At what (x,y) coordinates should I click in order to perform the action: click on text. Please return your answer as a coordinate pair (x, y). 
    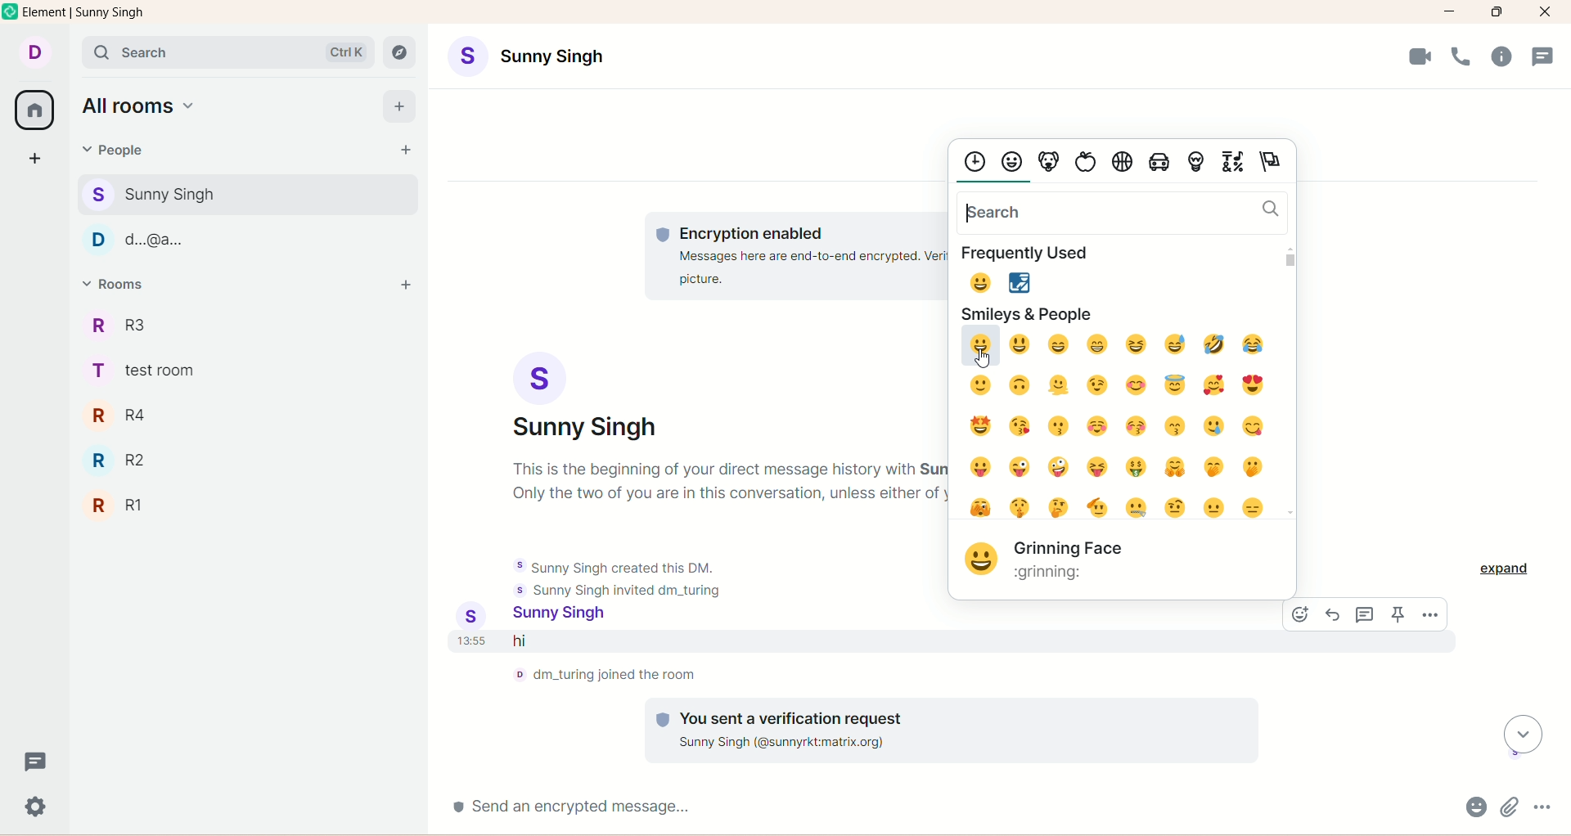
    Looking at the image, I should click on (952, 730).